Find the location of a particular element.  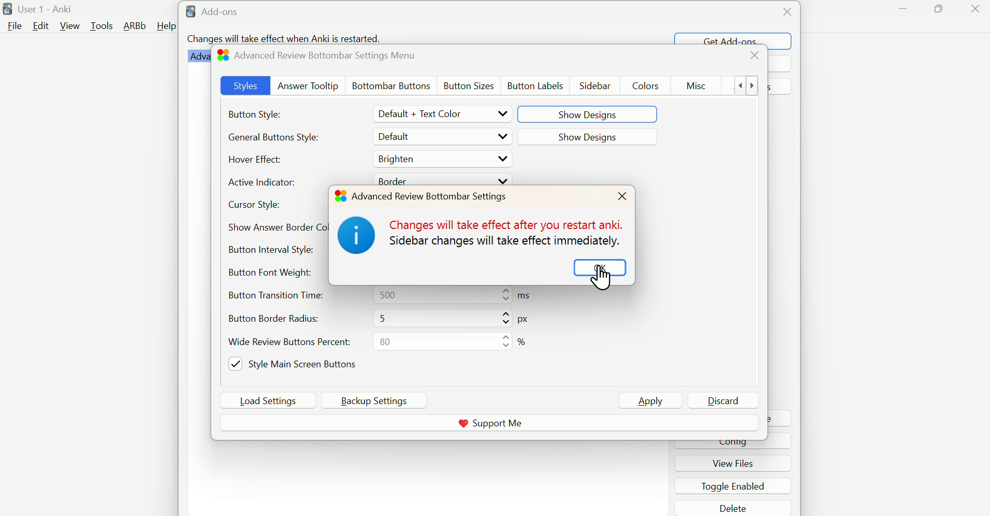

Drop up/down buttons is located at coordinates (502, 142).